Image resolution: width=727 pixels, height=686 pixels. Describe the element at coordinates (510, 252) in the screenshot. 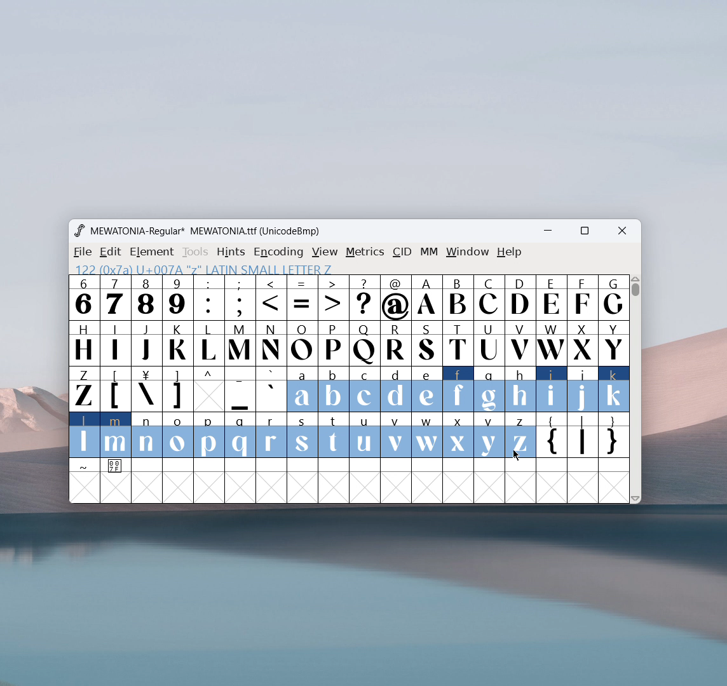

I see `help` at that location.